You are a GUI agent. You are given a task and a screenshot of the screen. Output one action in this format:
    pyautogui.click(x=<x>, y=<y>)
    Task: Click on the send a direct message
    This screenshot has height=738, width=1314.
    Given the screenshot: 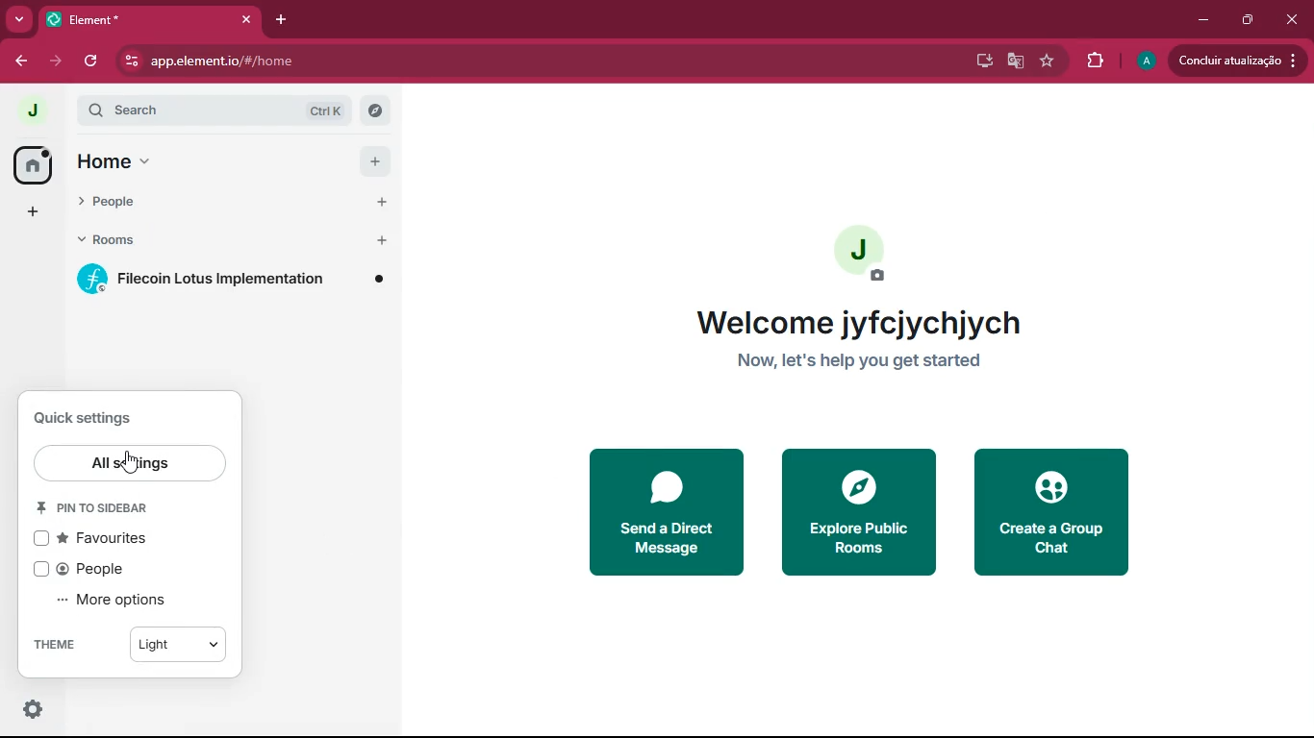 What is the action you would take?
    pyautogui.click(x=670, y=511)
    